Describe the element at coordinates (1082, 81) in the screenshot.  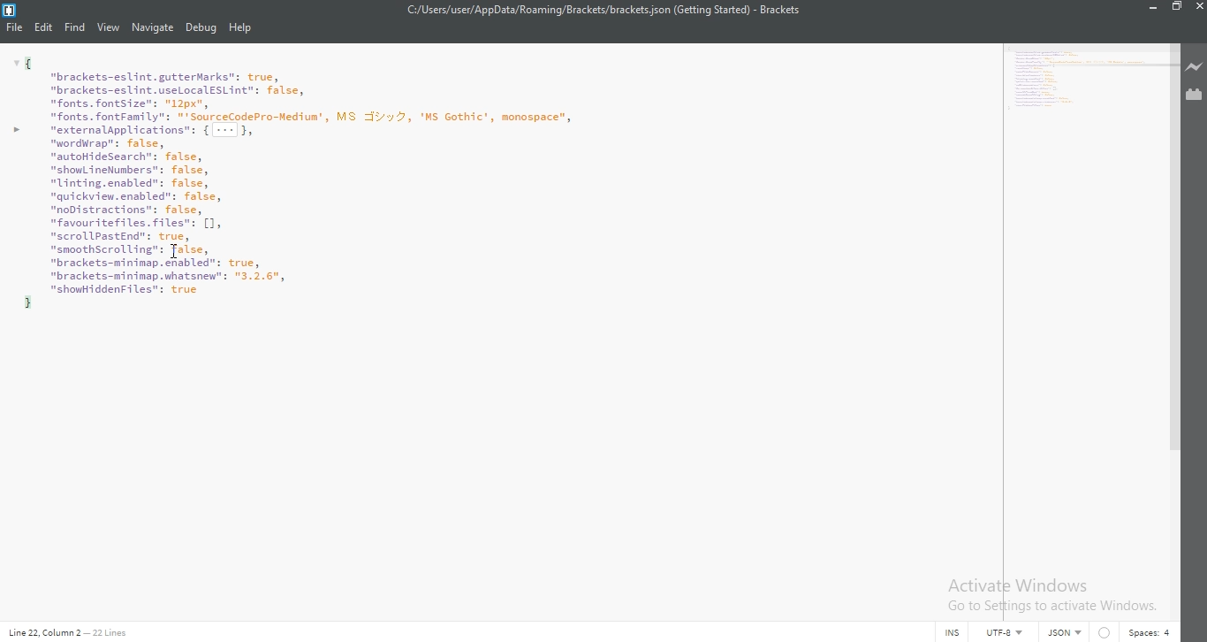
I see `M | "brackets-eslint. gutterMarks": true, "brackets-eslint.useLocalESLint": false, fonts. fontSize": "1px", fonts. fontFamily": "'SourceCodePro-Hediua', MS TJ'y%, 'MS Gothic’, monospace”, > externalapplications™: { ---|}, "wordurap": false, “autoHideSearch”: false, "showLineNumbers": false, "Linting.enabled": false, “quickview.cnabled”: false, "noDistractions": false, "favouritefiles. Files": [1, "scrollPastEnd": true, "smoothScrol ling”: false, "brackets-mininap. enabled": true, "brackets-mininap.whatsnew": "3.2.6", "showiddenFiles": true H` at that location.